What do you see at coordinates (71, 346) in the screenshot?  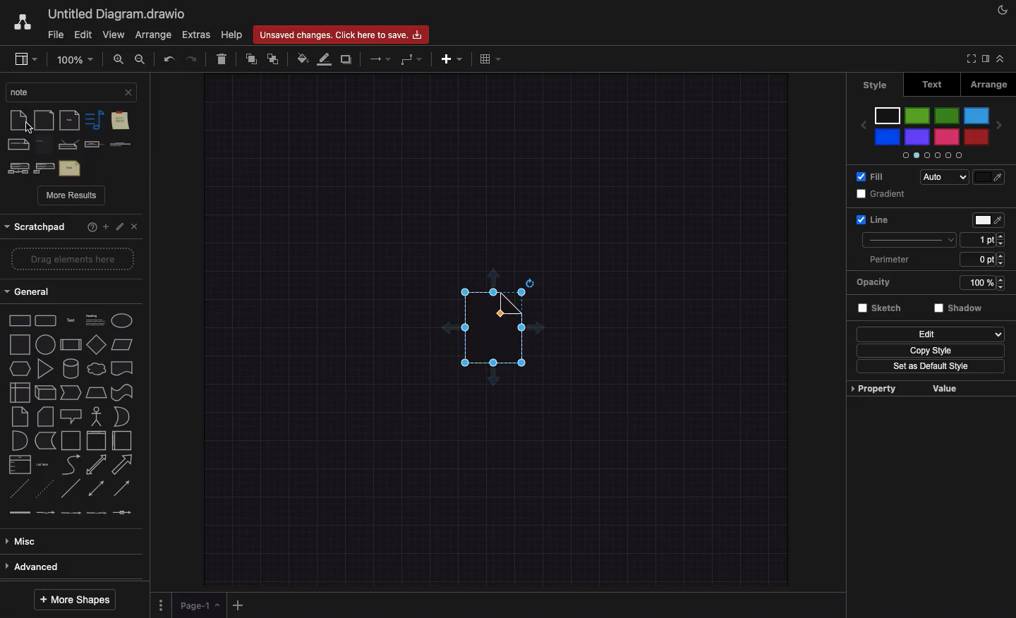 I see `diamond` at bounding box center [71, 346].